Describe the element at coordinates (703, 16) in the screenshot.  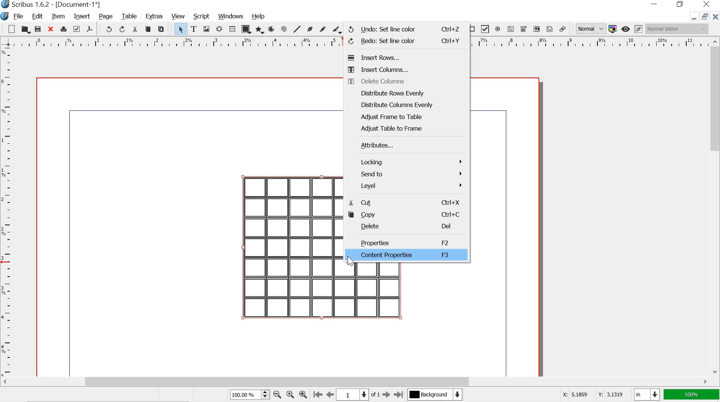
I see `restore down` at that location.